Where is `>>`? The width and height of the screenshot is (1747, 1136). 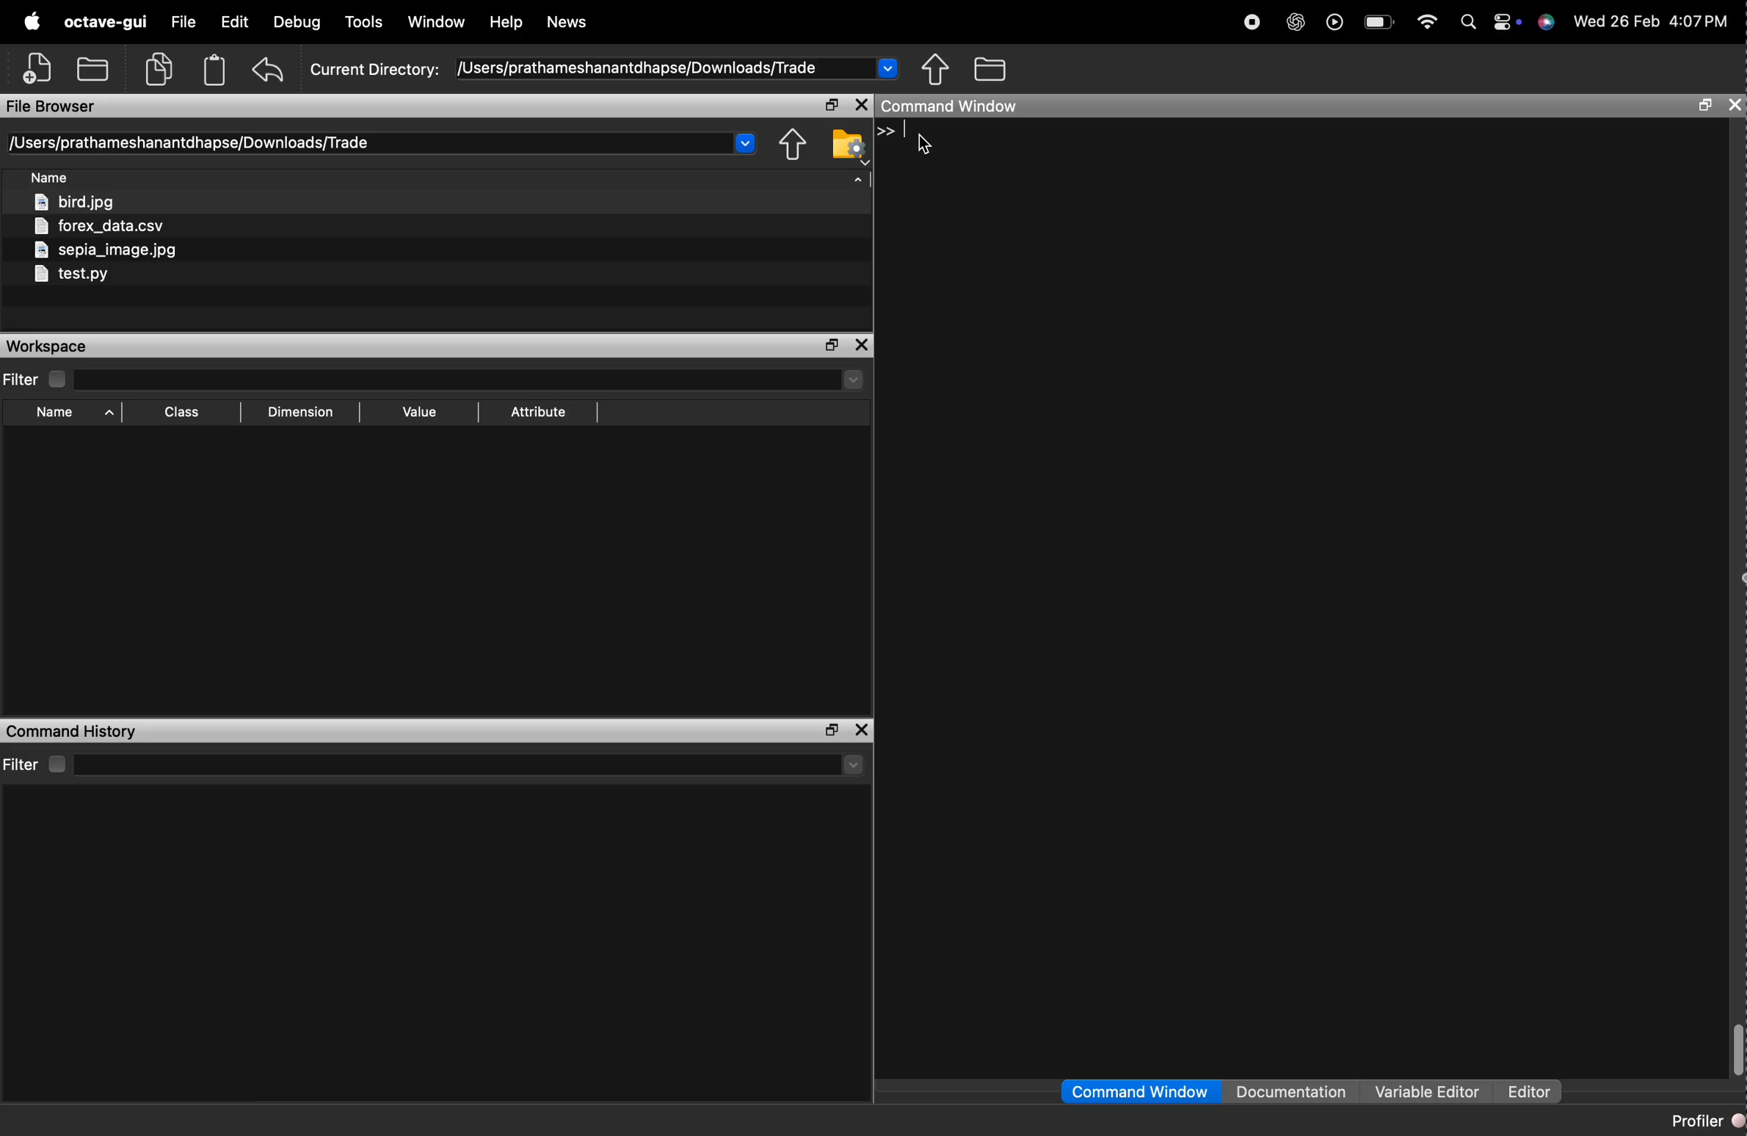 >> is located at coordinates (887, 131).